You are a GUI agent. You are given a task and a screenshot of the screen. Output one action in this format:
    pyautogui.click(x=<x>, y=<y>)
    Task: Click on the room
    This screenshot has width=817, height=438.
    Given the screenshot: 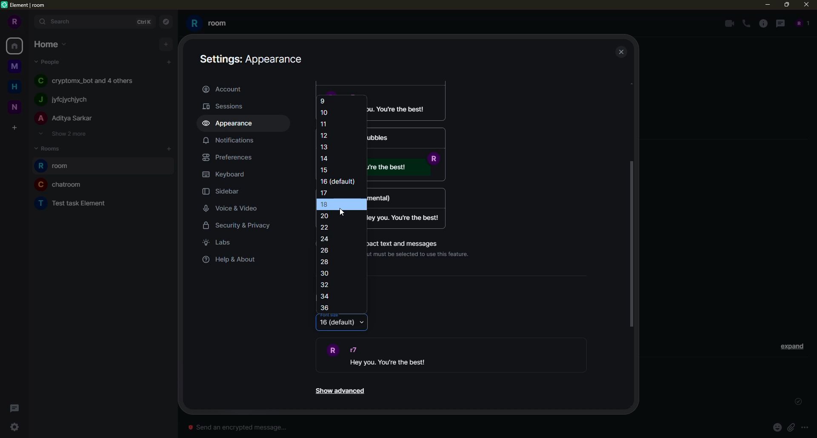 What is the action you would take?
    pyautogui.click(x=209, y=23)
    